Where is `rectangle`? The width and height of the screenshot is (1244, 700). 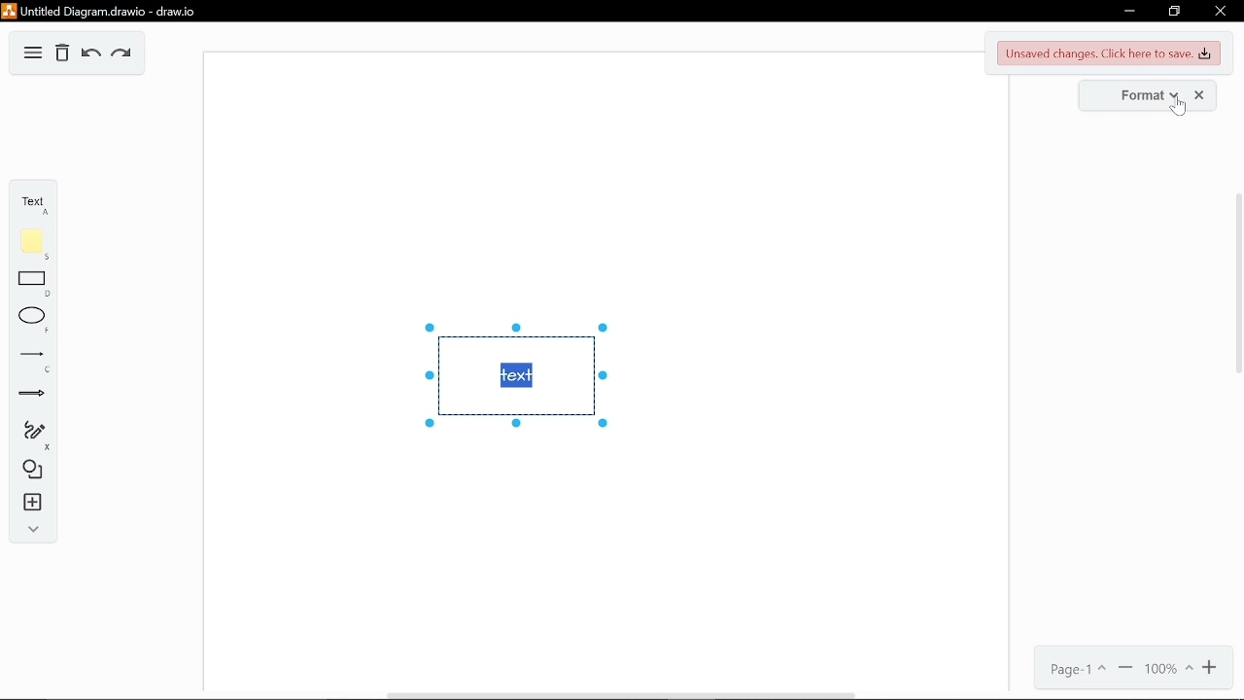 rectangle is located at coordinates (27, 284).